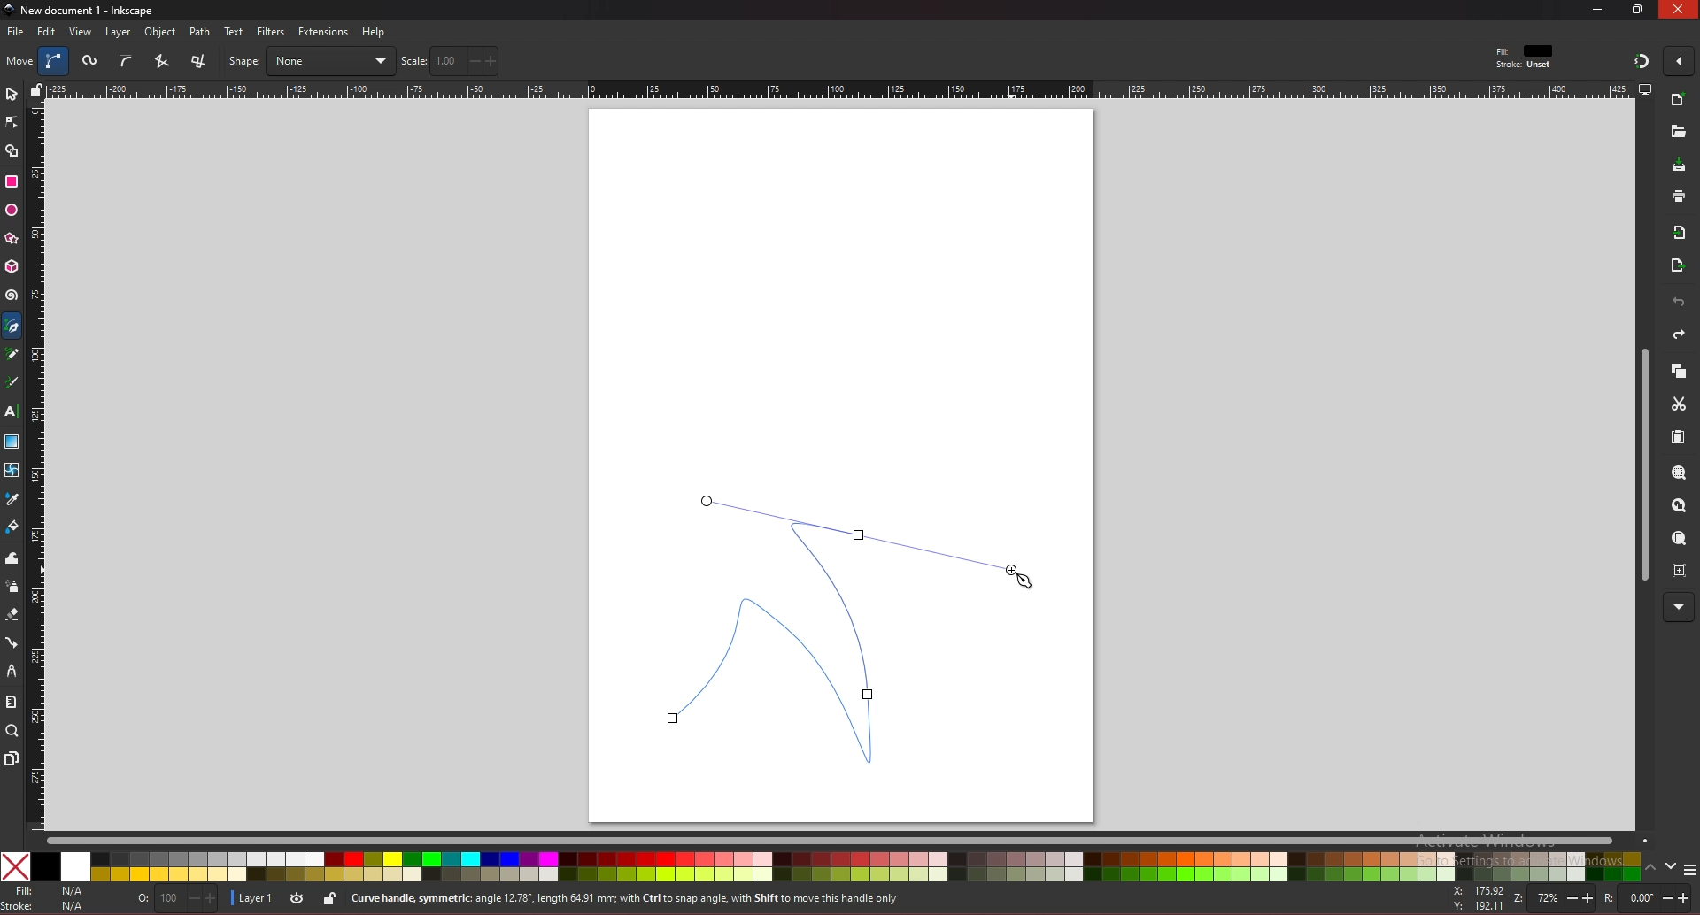 This screenshot has height=915, width=1700. What do you see at coordinates (201, 62) in the screenshot?
I see `sequence of paraxial line segments` at bounding box center [201, 62].